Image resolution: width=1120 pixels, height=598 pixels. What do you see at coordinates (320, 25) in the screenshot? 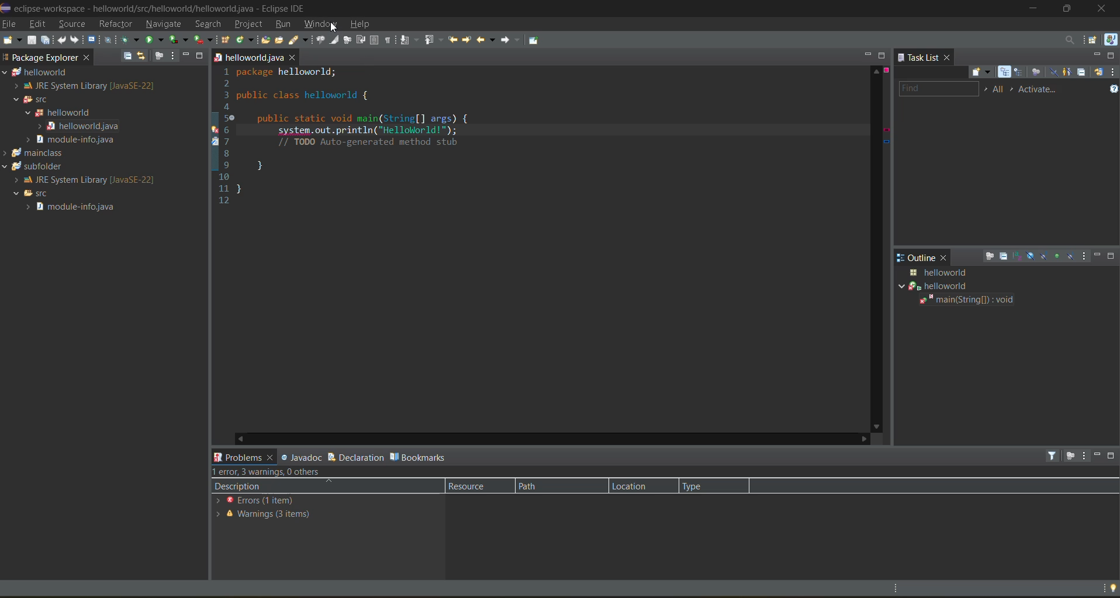
I see `window` at bounding box center [320, 25].